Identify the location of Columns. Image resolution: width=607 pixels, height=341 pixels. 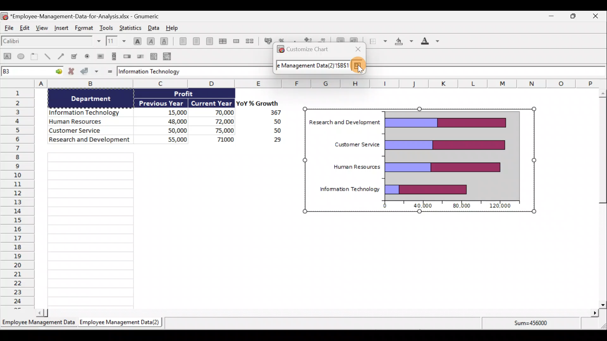
(322, 83).